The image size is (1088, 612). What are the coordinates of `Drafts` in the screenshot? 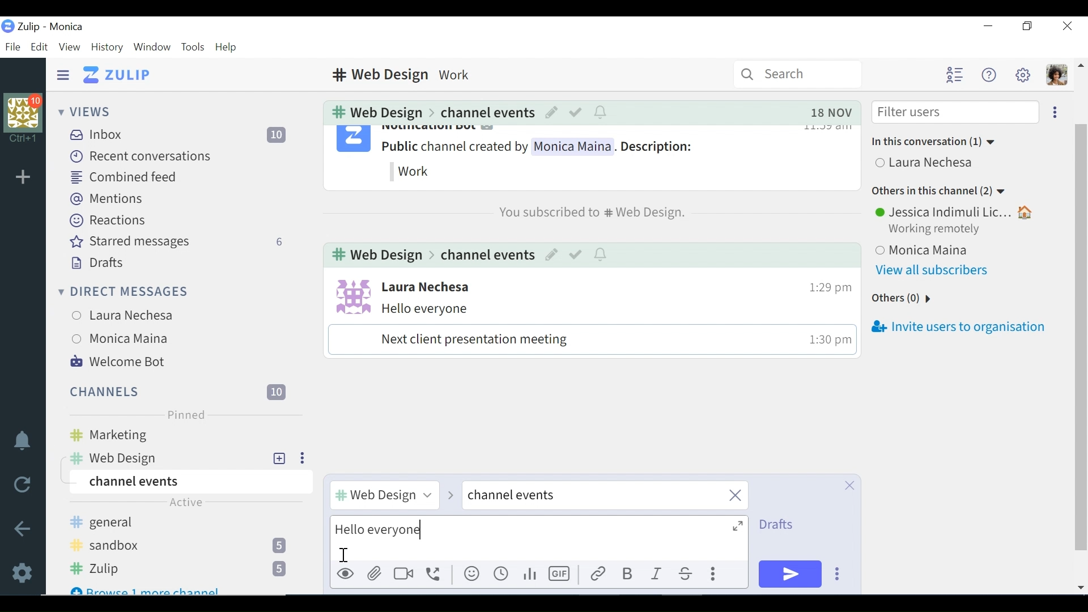 It's located at (96, 262).